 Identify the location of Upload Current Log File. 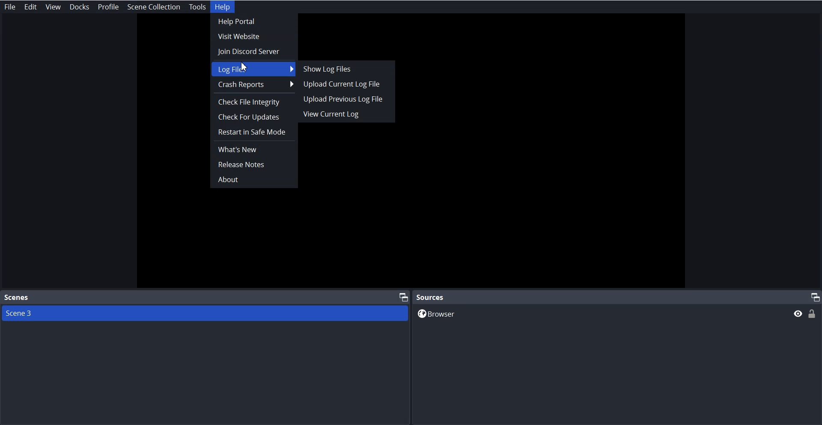
(343, 83).